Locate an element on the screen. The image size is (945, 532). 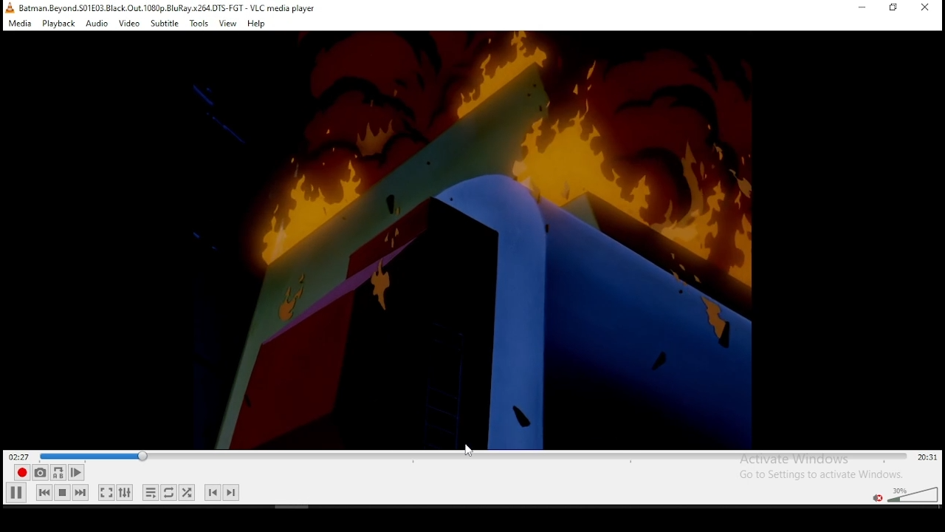
next track in playlist. Skips forward when held is located at coordinates (80, 492).